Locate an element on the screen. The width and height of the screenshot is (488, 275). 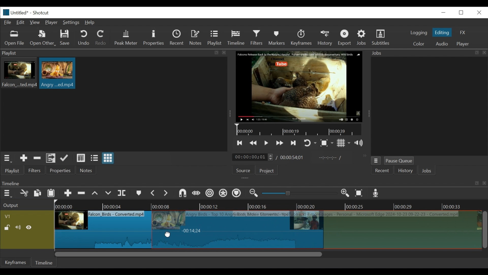
Save is located at coordinates (65, 38).